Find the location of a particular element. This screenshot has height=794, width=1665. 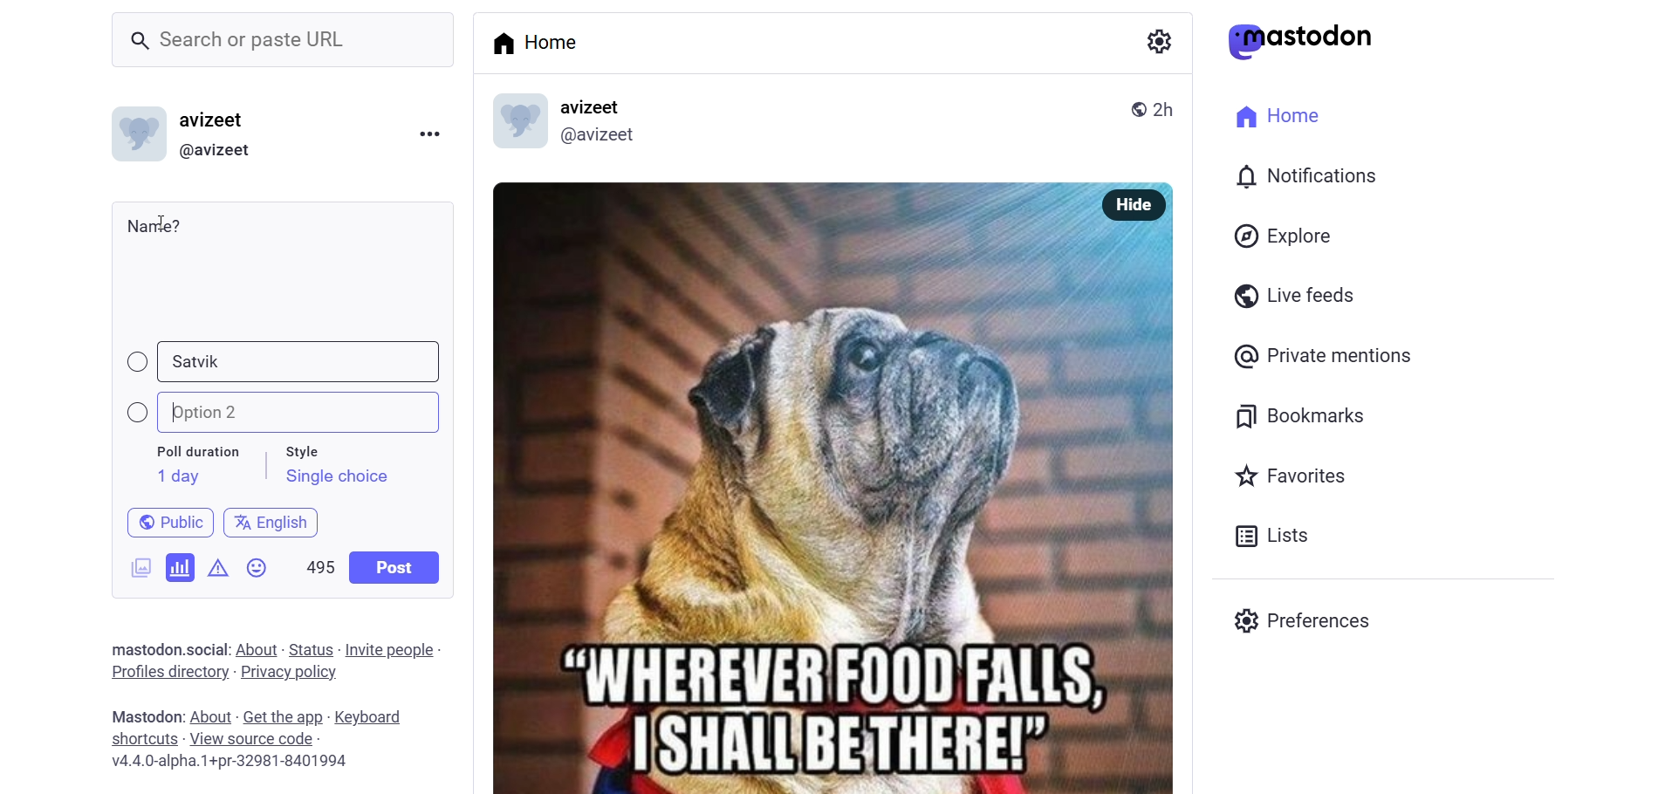

style is located at coordinates (312, 448).